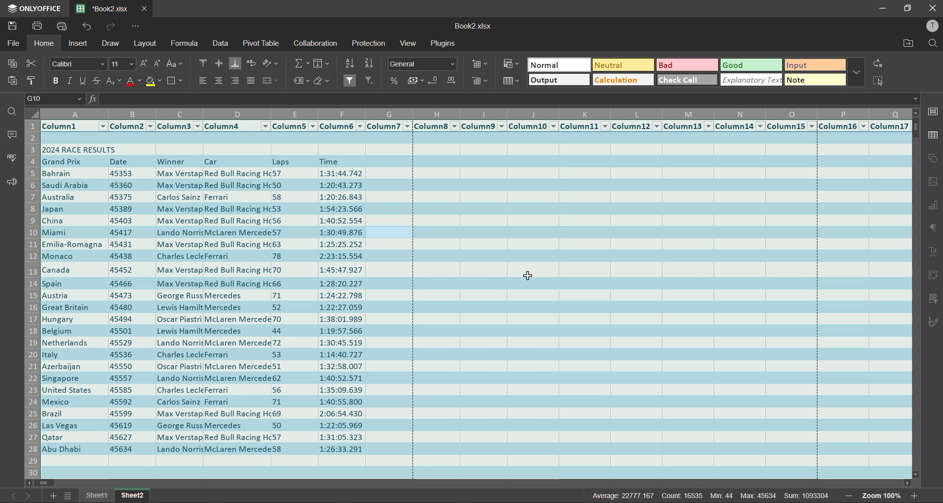  I want to click on cell settings, so click(934, 112).